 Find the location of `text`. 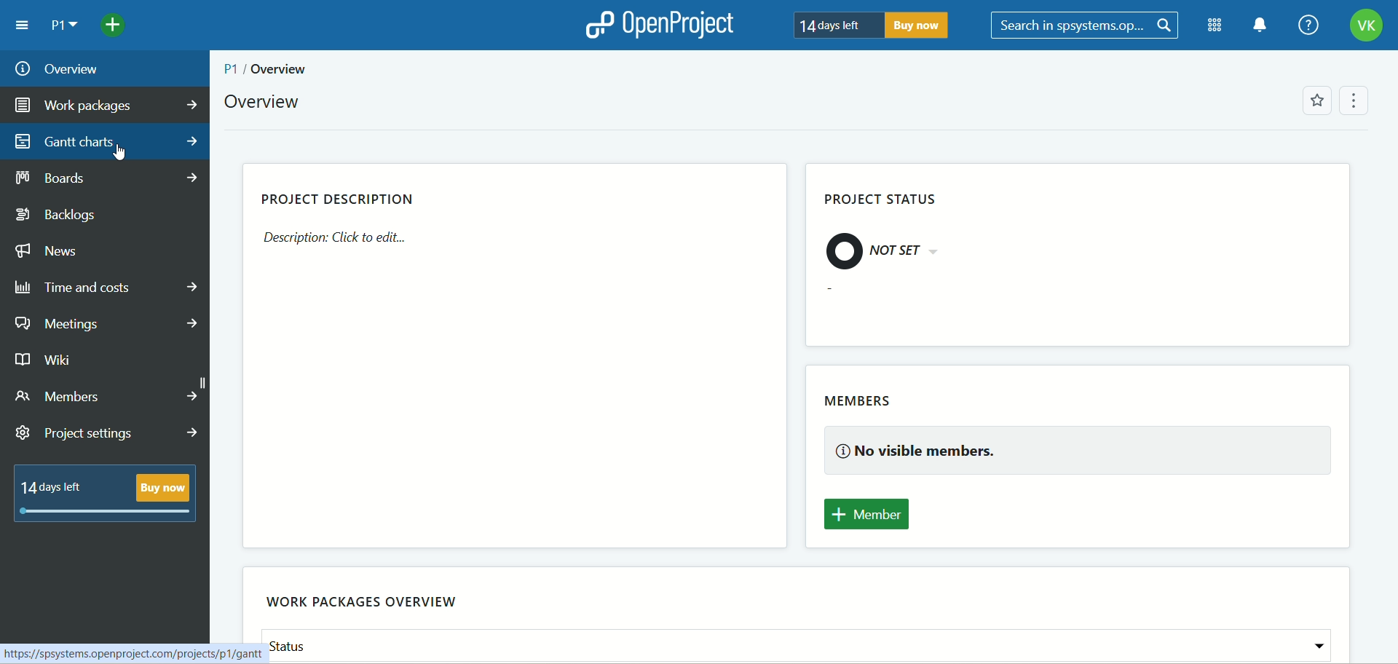

text is located at coordinates (884, 255).